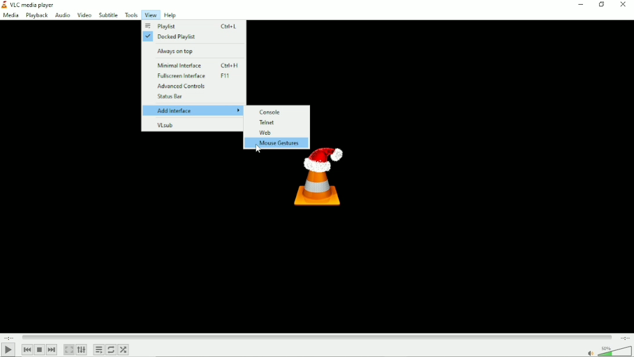 The width and height of the screenshot is (634, 357). I want to click on Show extended settings, so click(81, 350).